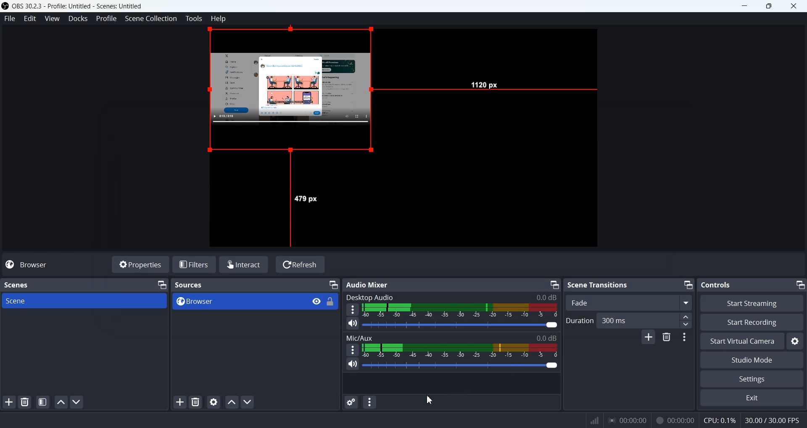 This screenshot has width=807, height=428. I want to click on Volume Adjuster, so click(460, 365).